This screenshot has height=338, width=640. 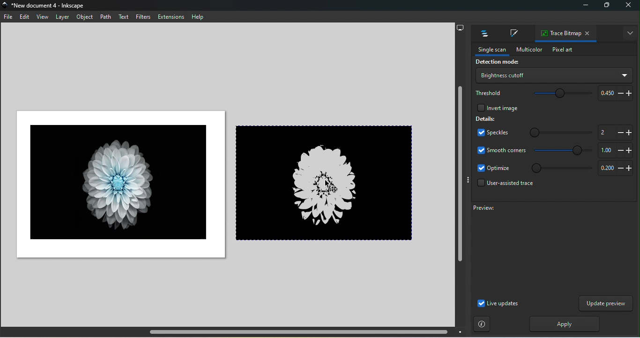 What do you see at coordinates (118, 184) in the screenshot?
I see `Canvas` at bounding box center [118, 184].